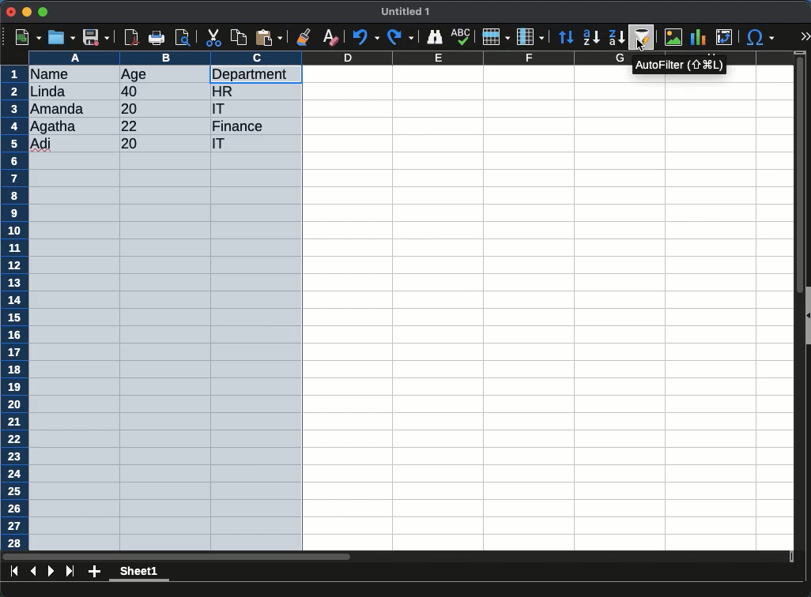 This screenshot has height=597, width=811. Describe the element at coordinates (44, 11) in the screenshot. I see `maximize` at that location.